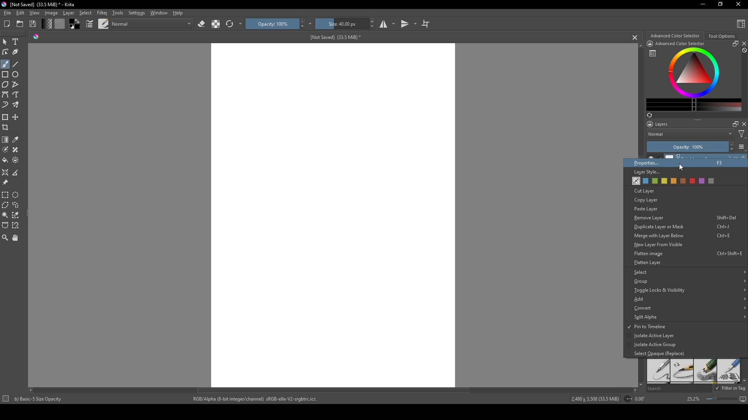 This screenshot has height=420, width=748. What do you see at coordinates (20, 13) in the screenshot?
I see `Edit` at bounding box center [20, 13].